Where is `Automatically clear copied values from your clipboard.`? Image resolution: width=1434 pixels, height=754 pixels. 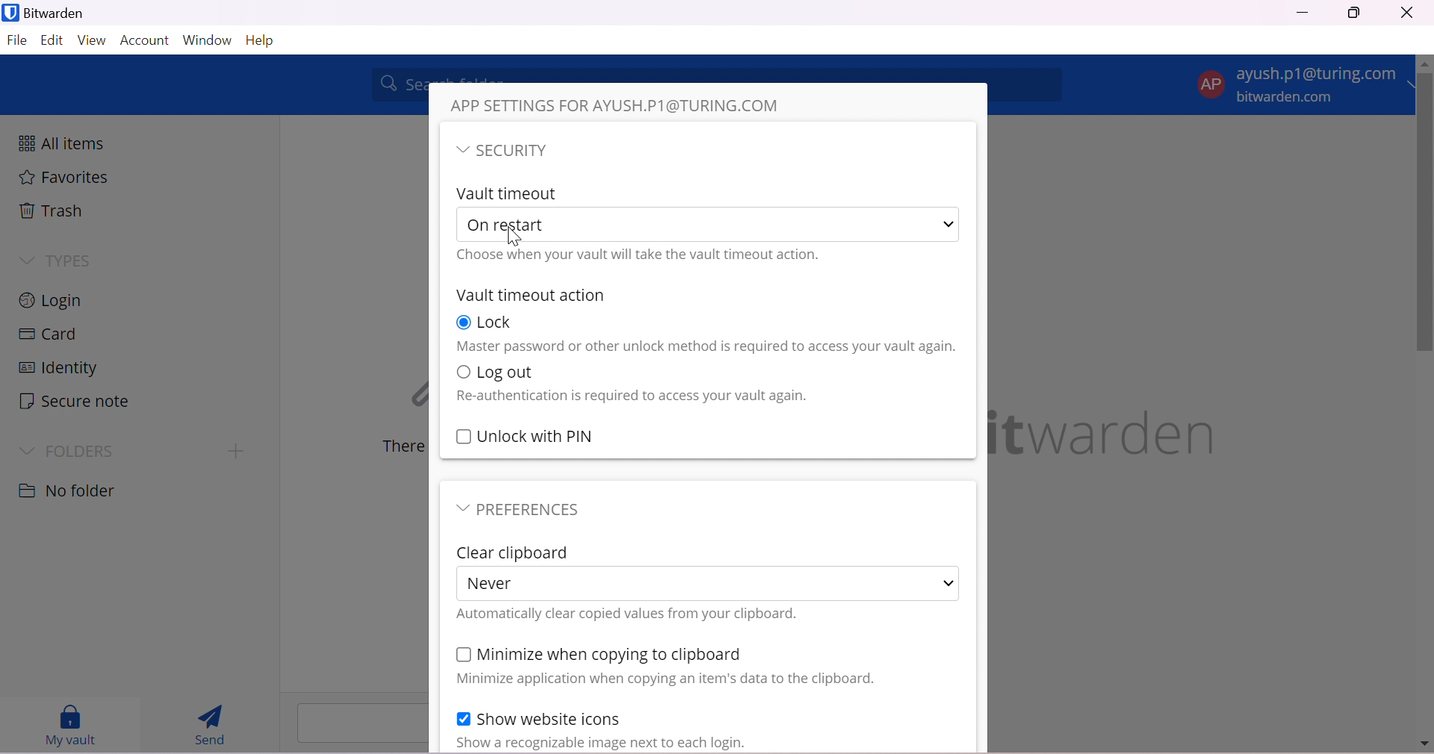
Automatically clear copied values from your clipboard. is located at coordinates (626, 614).